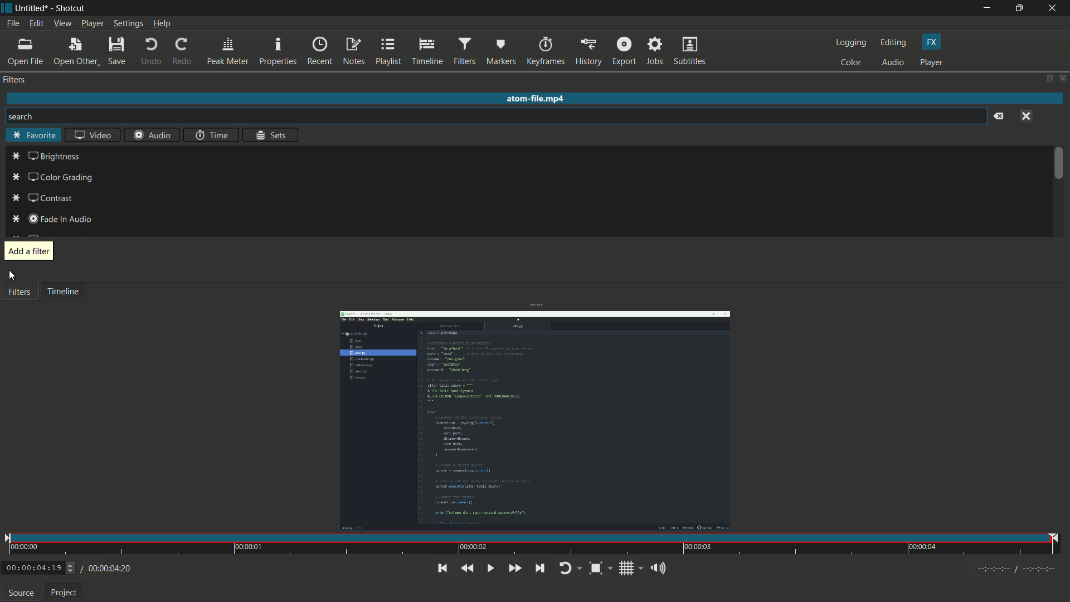  Describe the element at coordinates (543, 569) in the screenshot. I see `skip to the next point` at that location.